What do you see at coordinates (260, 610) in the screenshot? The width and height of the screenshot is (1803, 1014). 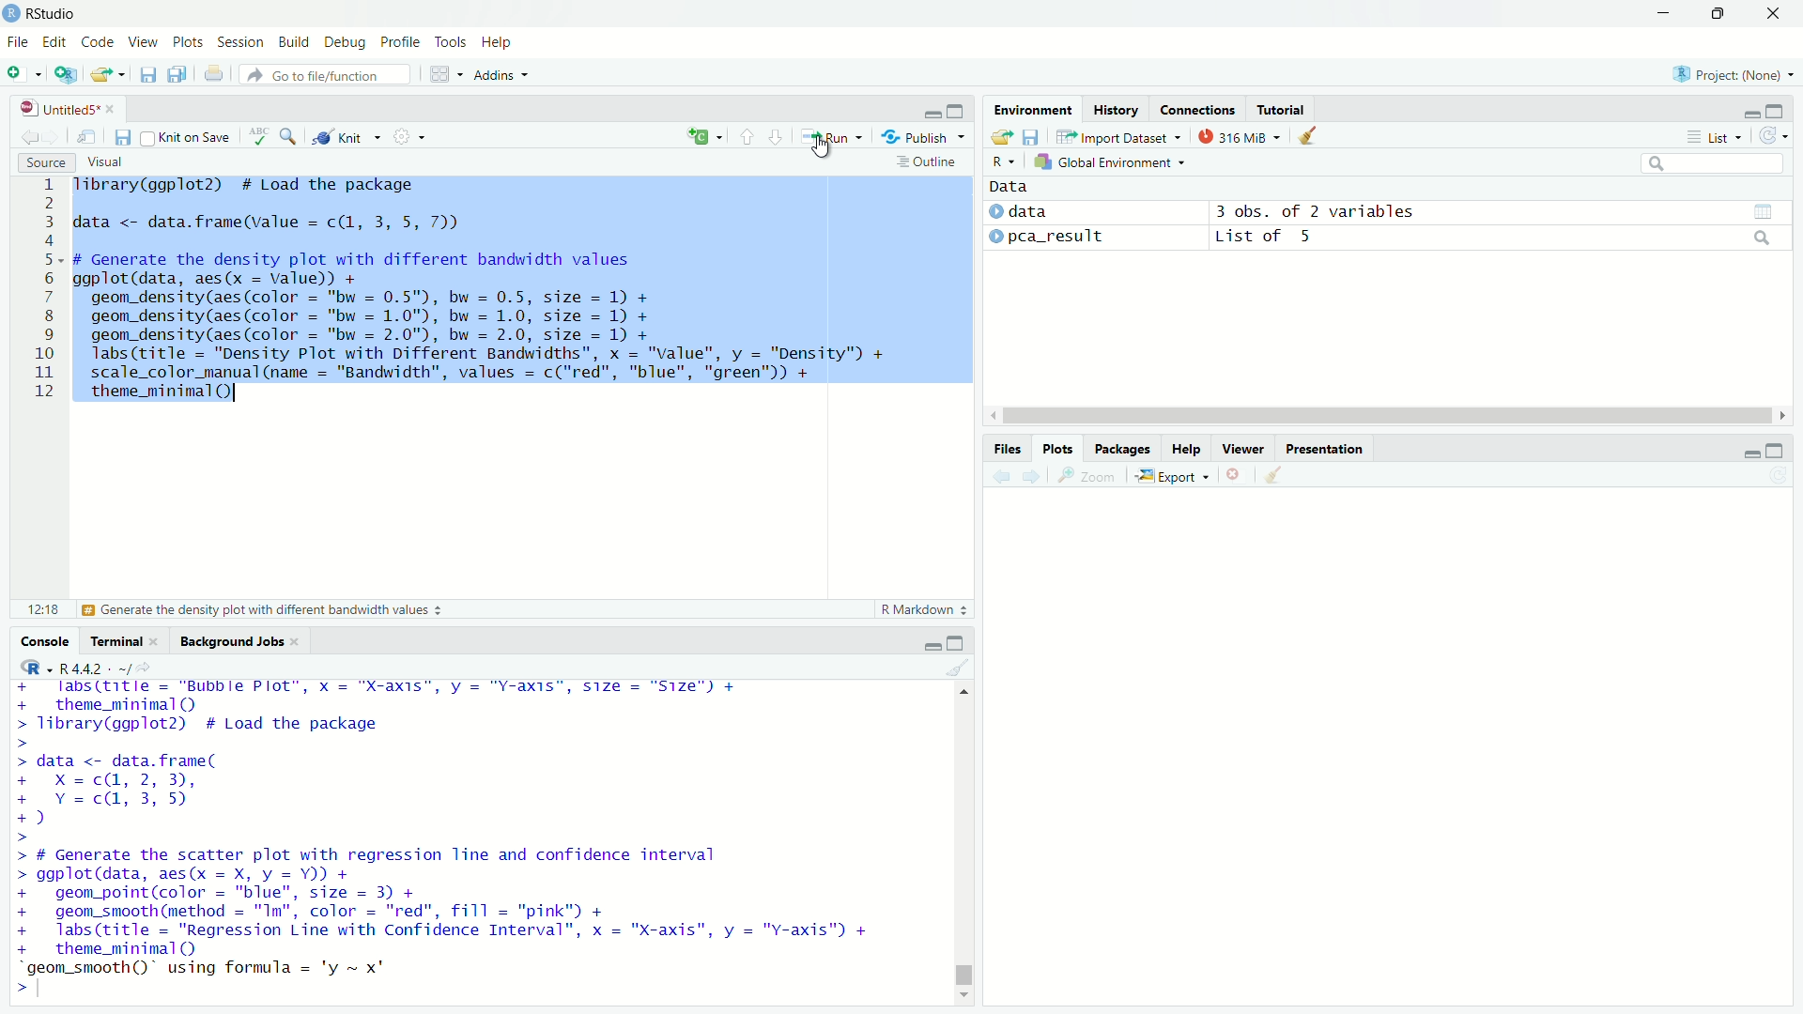 I see `Generate the density plot with different bandwidth values` at bounding box center [260, 610].